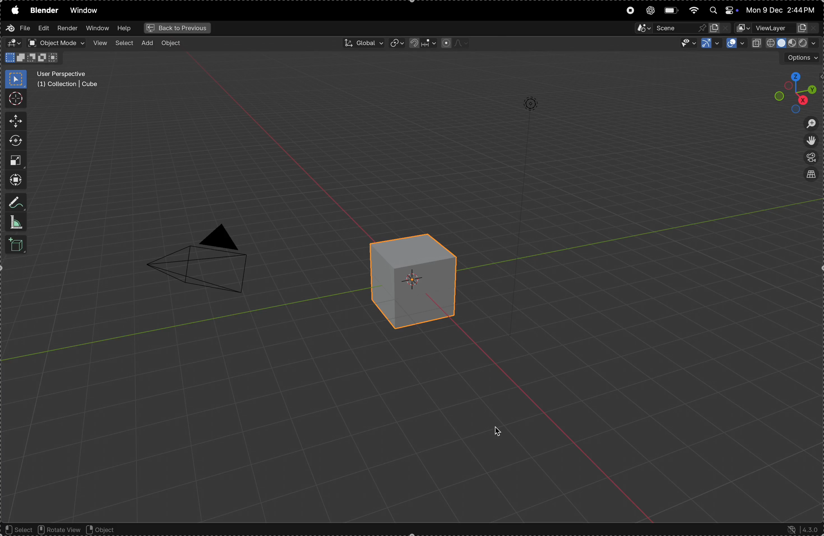 The height and width of the screenshot is (536, 824). I want to click on render, so click(66, 27).